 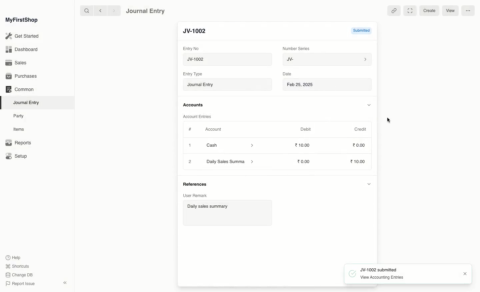 What do you see at coordinates (305, 161) in the screenshot?
I see `10.00` at bounding box center [305, 161].